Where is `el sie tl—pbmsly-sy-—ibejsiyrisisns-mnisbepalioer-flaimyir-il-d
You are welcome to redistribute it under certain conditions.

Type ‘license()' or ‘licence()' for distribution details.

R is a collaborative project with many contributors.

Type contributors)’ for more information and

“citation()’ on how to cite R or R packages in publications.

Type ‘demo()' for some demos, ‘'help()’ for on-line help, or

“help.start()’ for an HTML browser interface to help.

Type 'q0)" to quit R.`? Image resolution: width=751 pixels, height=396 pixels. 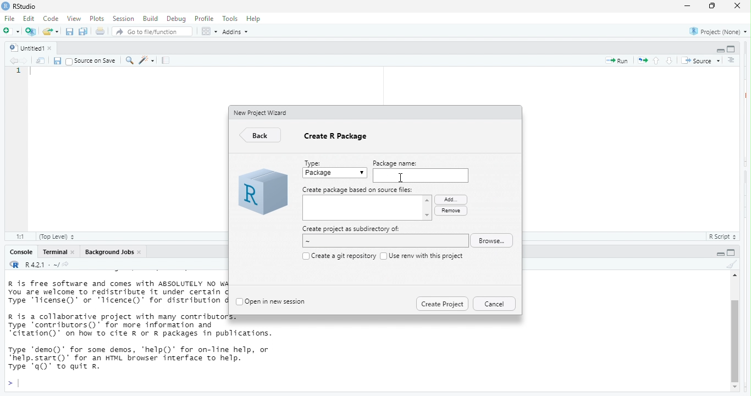 el sie tl—pbmsly-sy-—ibejsiyrisisns-mnisbepalioer-flaimyir-il-d
You are welcome to redistribute it under certain conditions.

Type ‘license()' or ‘licence()' for distribution details.

R is a collaborative project with many contributors.

Type contributors)’ for more information and

“citation()’ on how to cite R or R packages in publications.

Type ‘demo()' for some demos, ‘'help()’ for on-line help, or

“help.start()’ for an HTML browser interface to help.

Type 'q0)" to quit R. is located at coordinates (117, 329).